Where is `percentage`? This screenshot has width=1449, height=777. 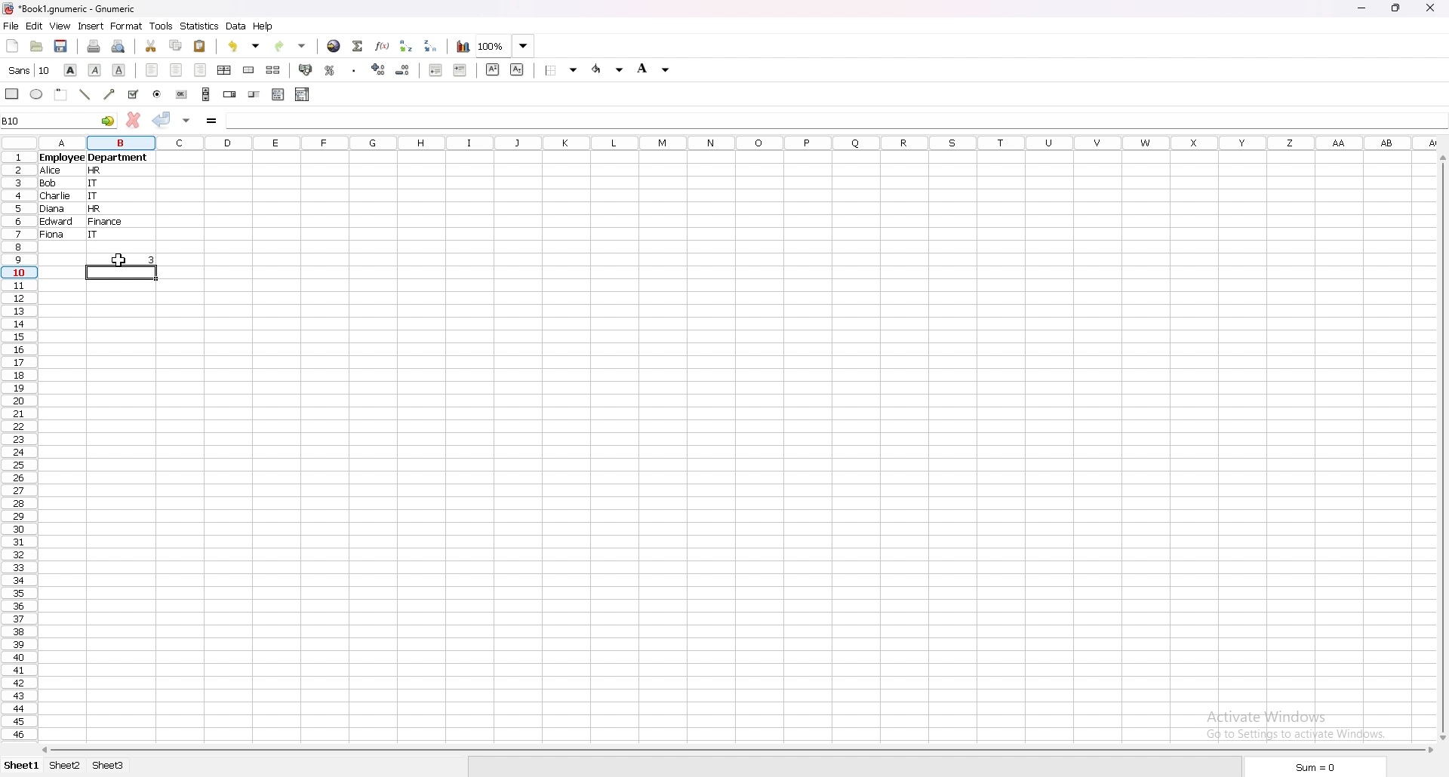
percentage is located at coordinates (330, 70).